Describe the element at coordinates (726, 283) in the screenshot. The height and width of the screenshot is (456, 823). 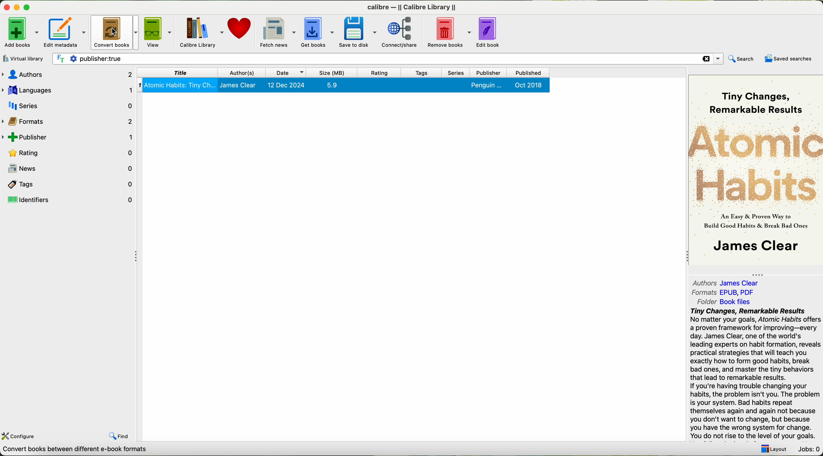
I see `authors` at that location.